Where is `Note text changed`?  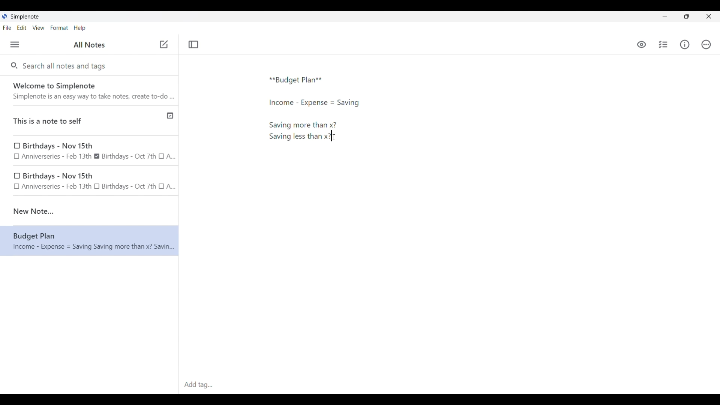
Note text changed is located at coordinates (89, 241).